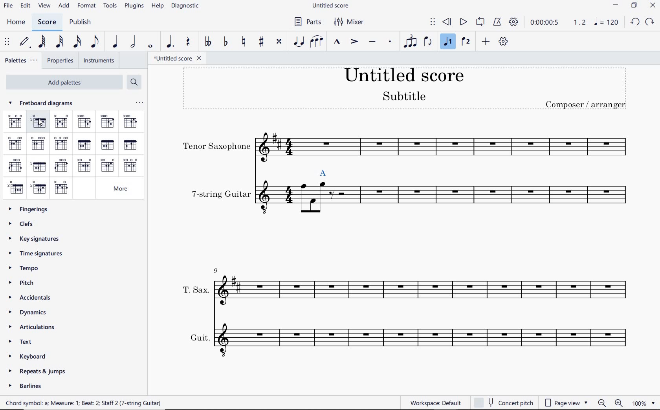  What do you see at coordinates (407, 339) in the screenshot?
I see `INSTRUMENT: GUIT` at bounding box center [407, 339].